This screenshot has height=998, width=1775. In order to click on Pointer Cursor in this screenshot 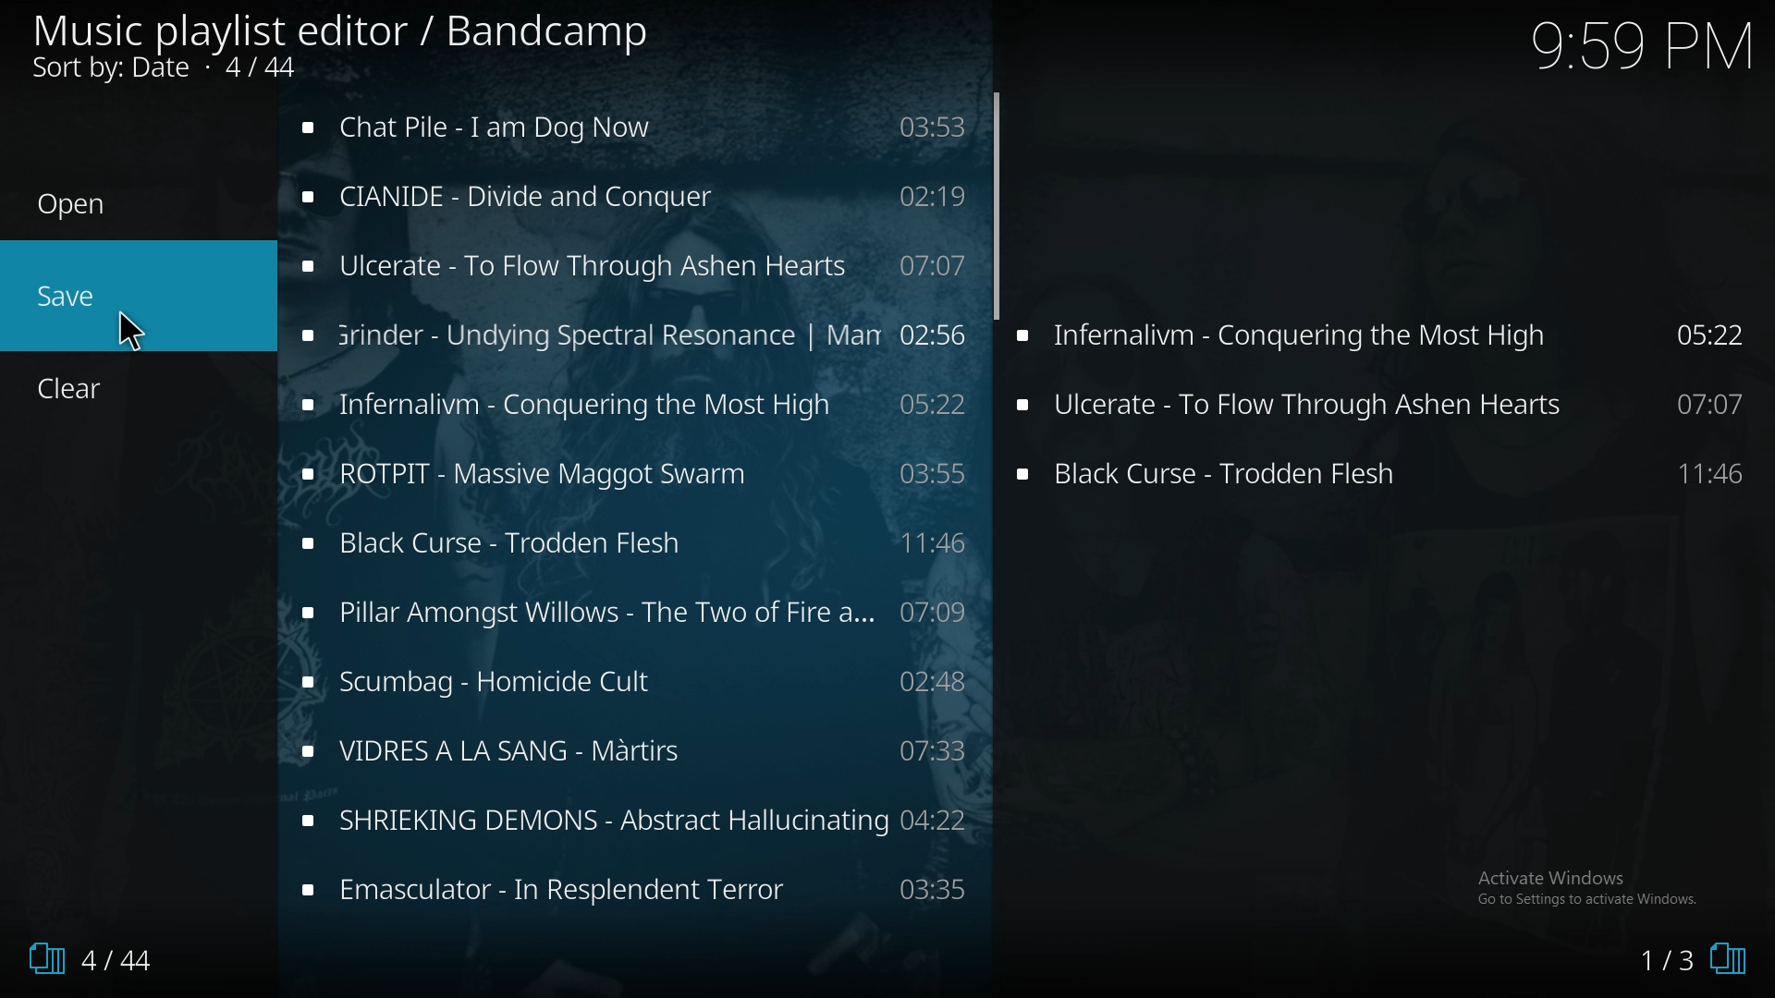, I will do `click(130, 326)`.